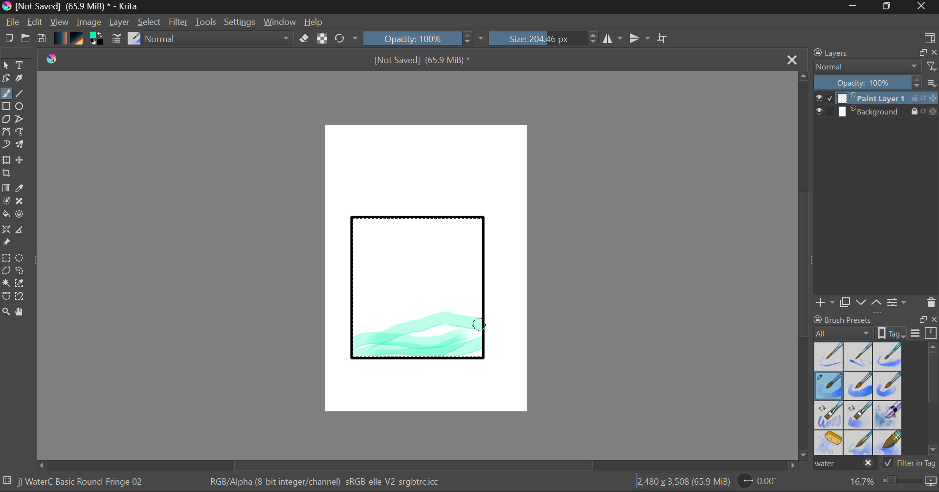 The image size is (939, 492). I want to click on Layer Settings, so click(897, 302).